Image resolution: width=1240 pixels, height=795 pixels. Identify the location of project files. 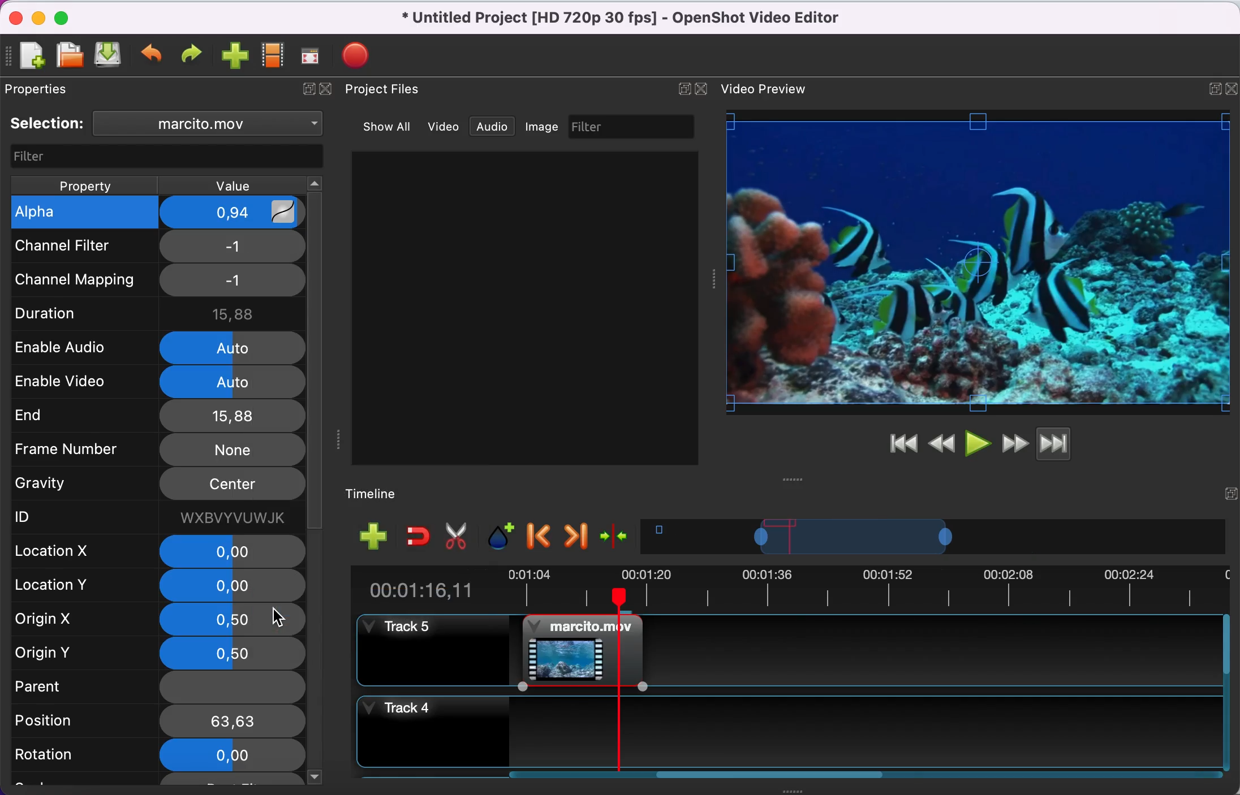
(52, 89).